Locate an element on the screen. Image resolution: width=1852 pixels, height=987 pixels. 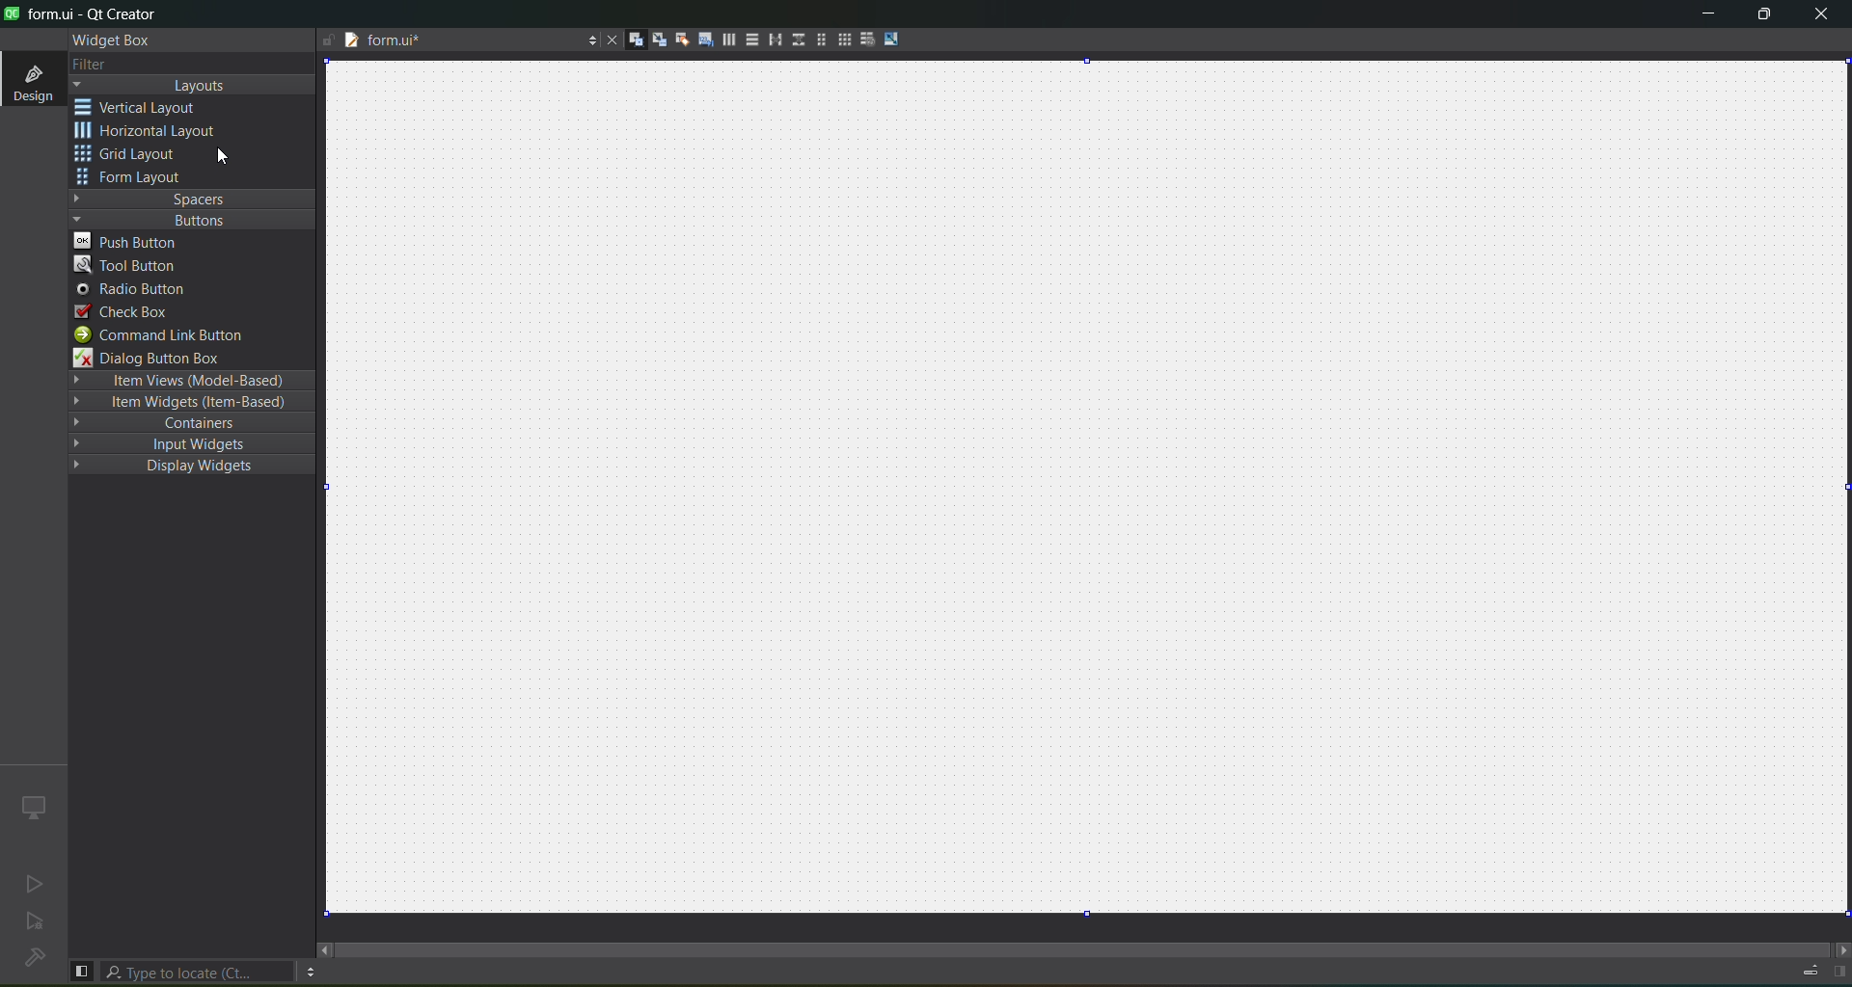
no active is located at coordinates (30, 885).